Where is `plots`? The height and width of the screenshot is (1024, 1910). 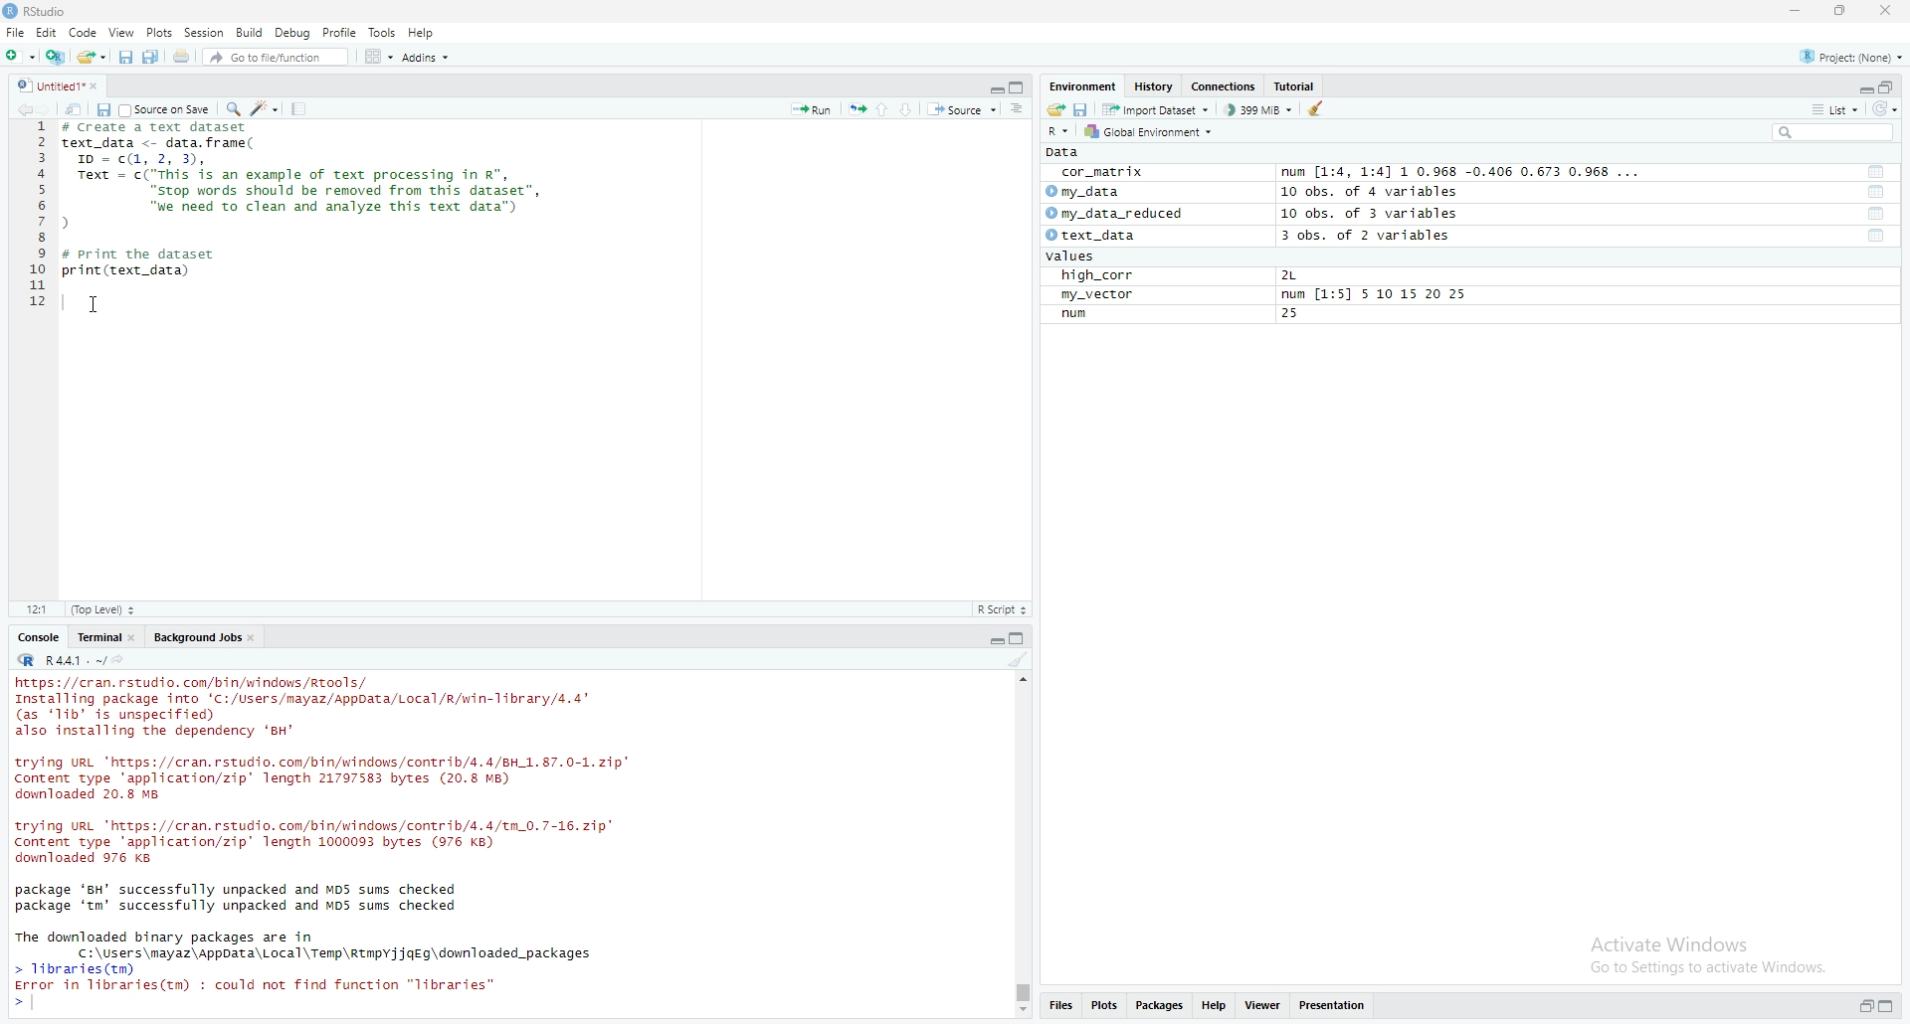
plots is located at coordinates (159, 34).